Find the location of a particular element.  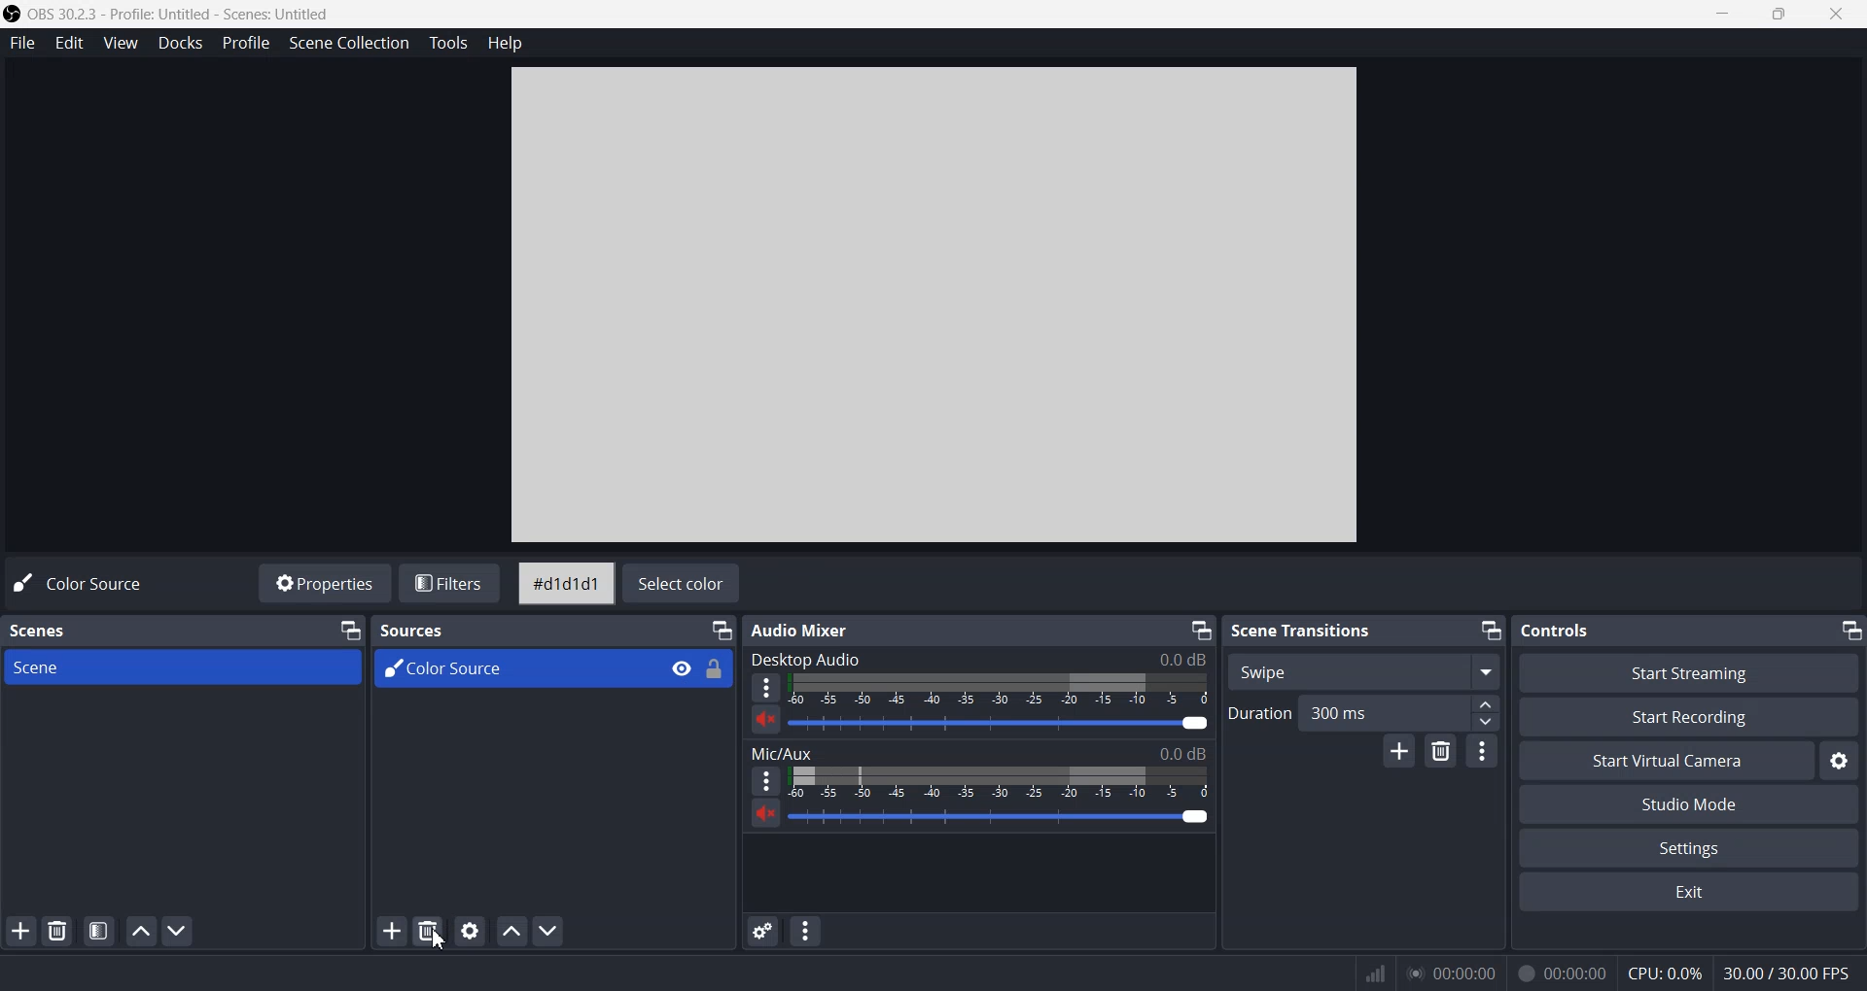

Studio Mode is located at coordinates (1691, 805).